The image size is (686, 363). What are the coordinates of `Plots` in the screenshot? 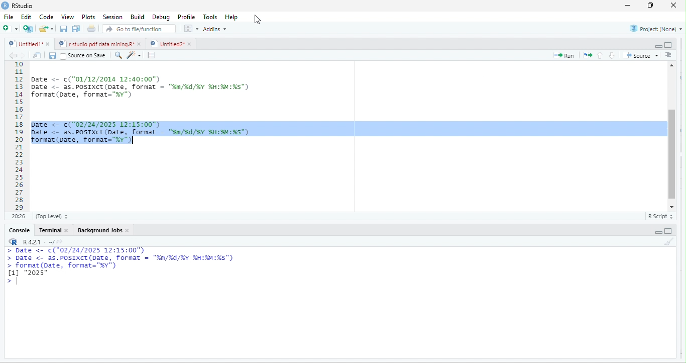 It's located at (88, 18).